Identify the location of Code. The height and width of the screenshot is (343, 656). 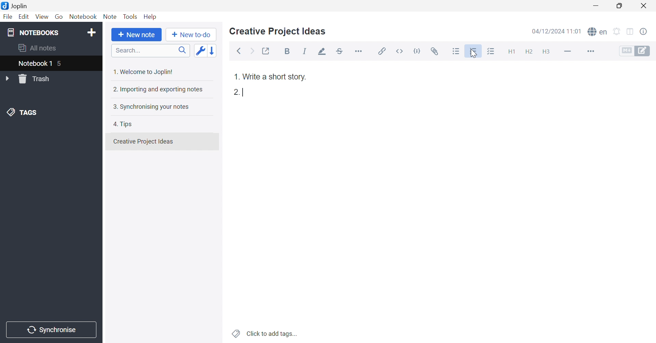
(419, 50).